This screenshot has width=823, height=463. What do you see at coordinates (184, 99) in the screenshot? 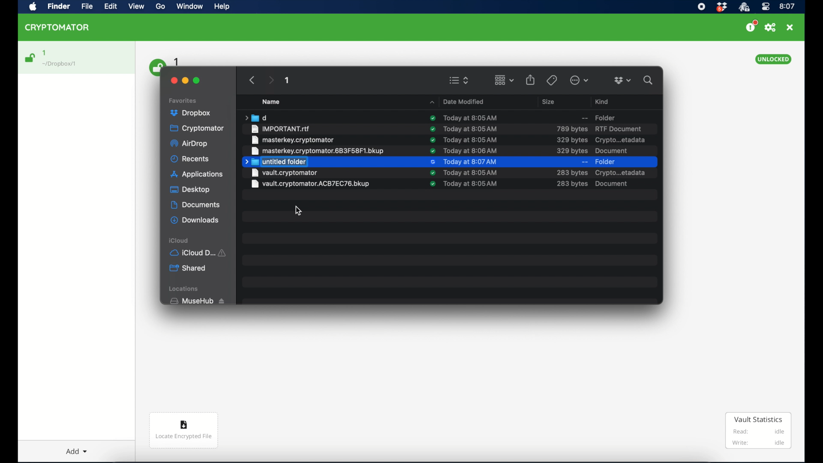
I see `favorites` at bounding box center [184, 99].